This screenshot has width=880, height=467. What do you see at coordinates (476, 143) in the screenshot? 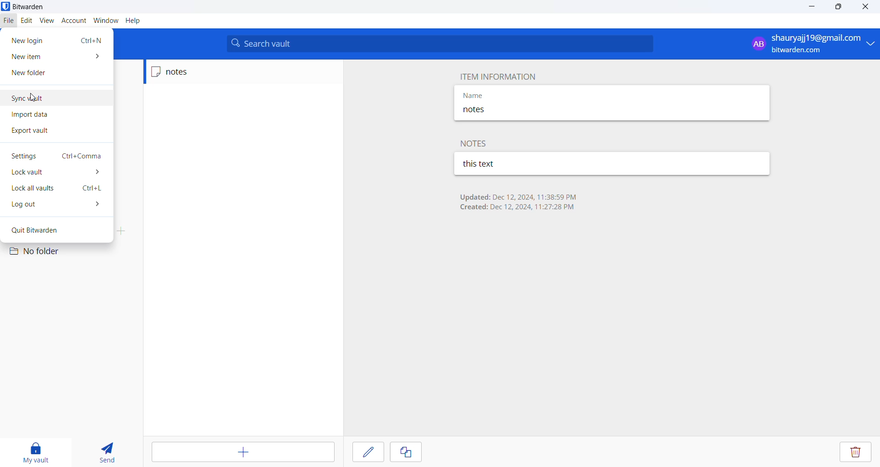
I see `Notes` at bounding box center [476, 143].